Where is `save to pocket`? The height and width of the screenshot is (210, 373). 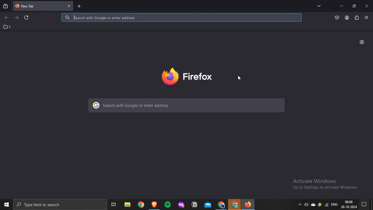
save to pocket is located at coordinates (337, 18).